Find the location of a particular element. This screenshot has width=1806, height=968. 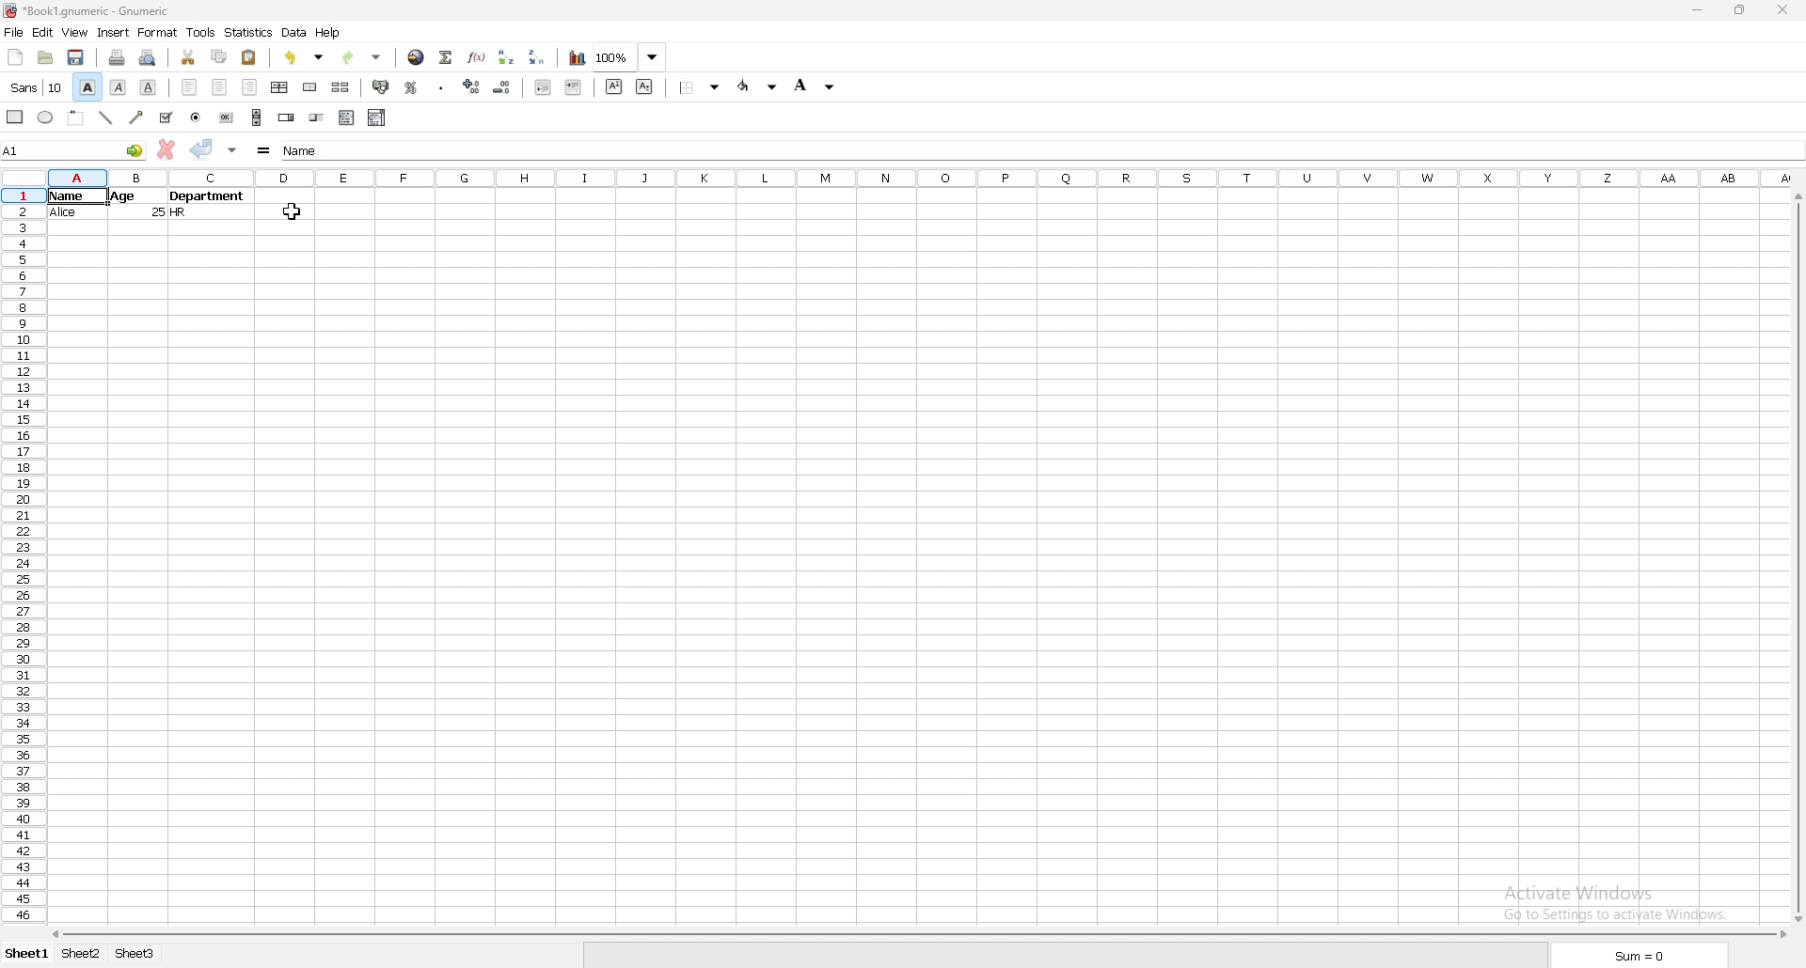

sheet 3 is located at coordinates (135, 954).